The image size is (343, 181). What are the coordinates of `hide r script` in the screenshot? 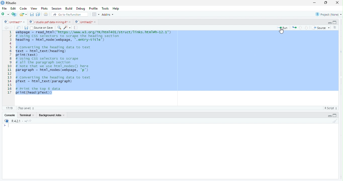 It's located at (329, 116).